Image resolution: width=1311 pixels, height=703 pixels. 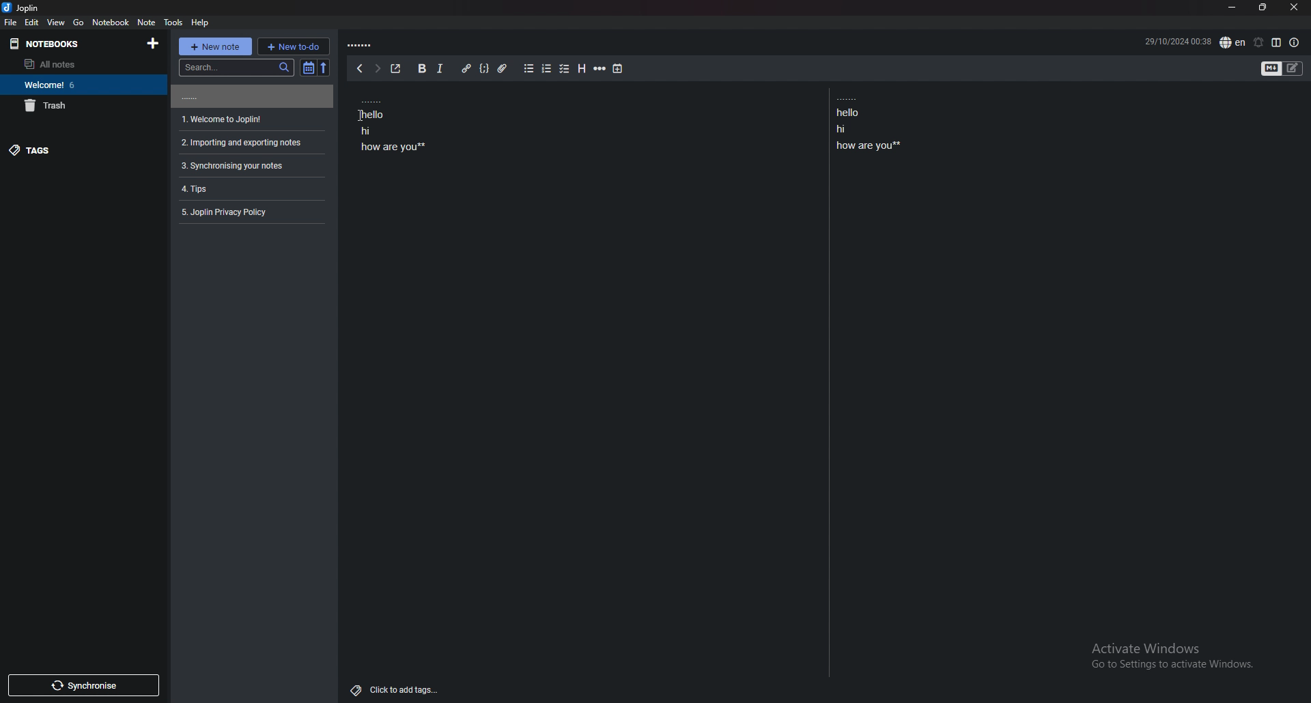 I want to click on toggle editors, so click(x=1272, y=69).